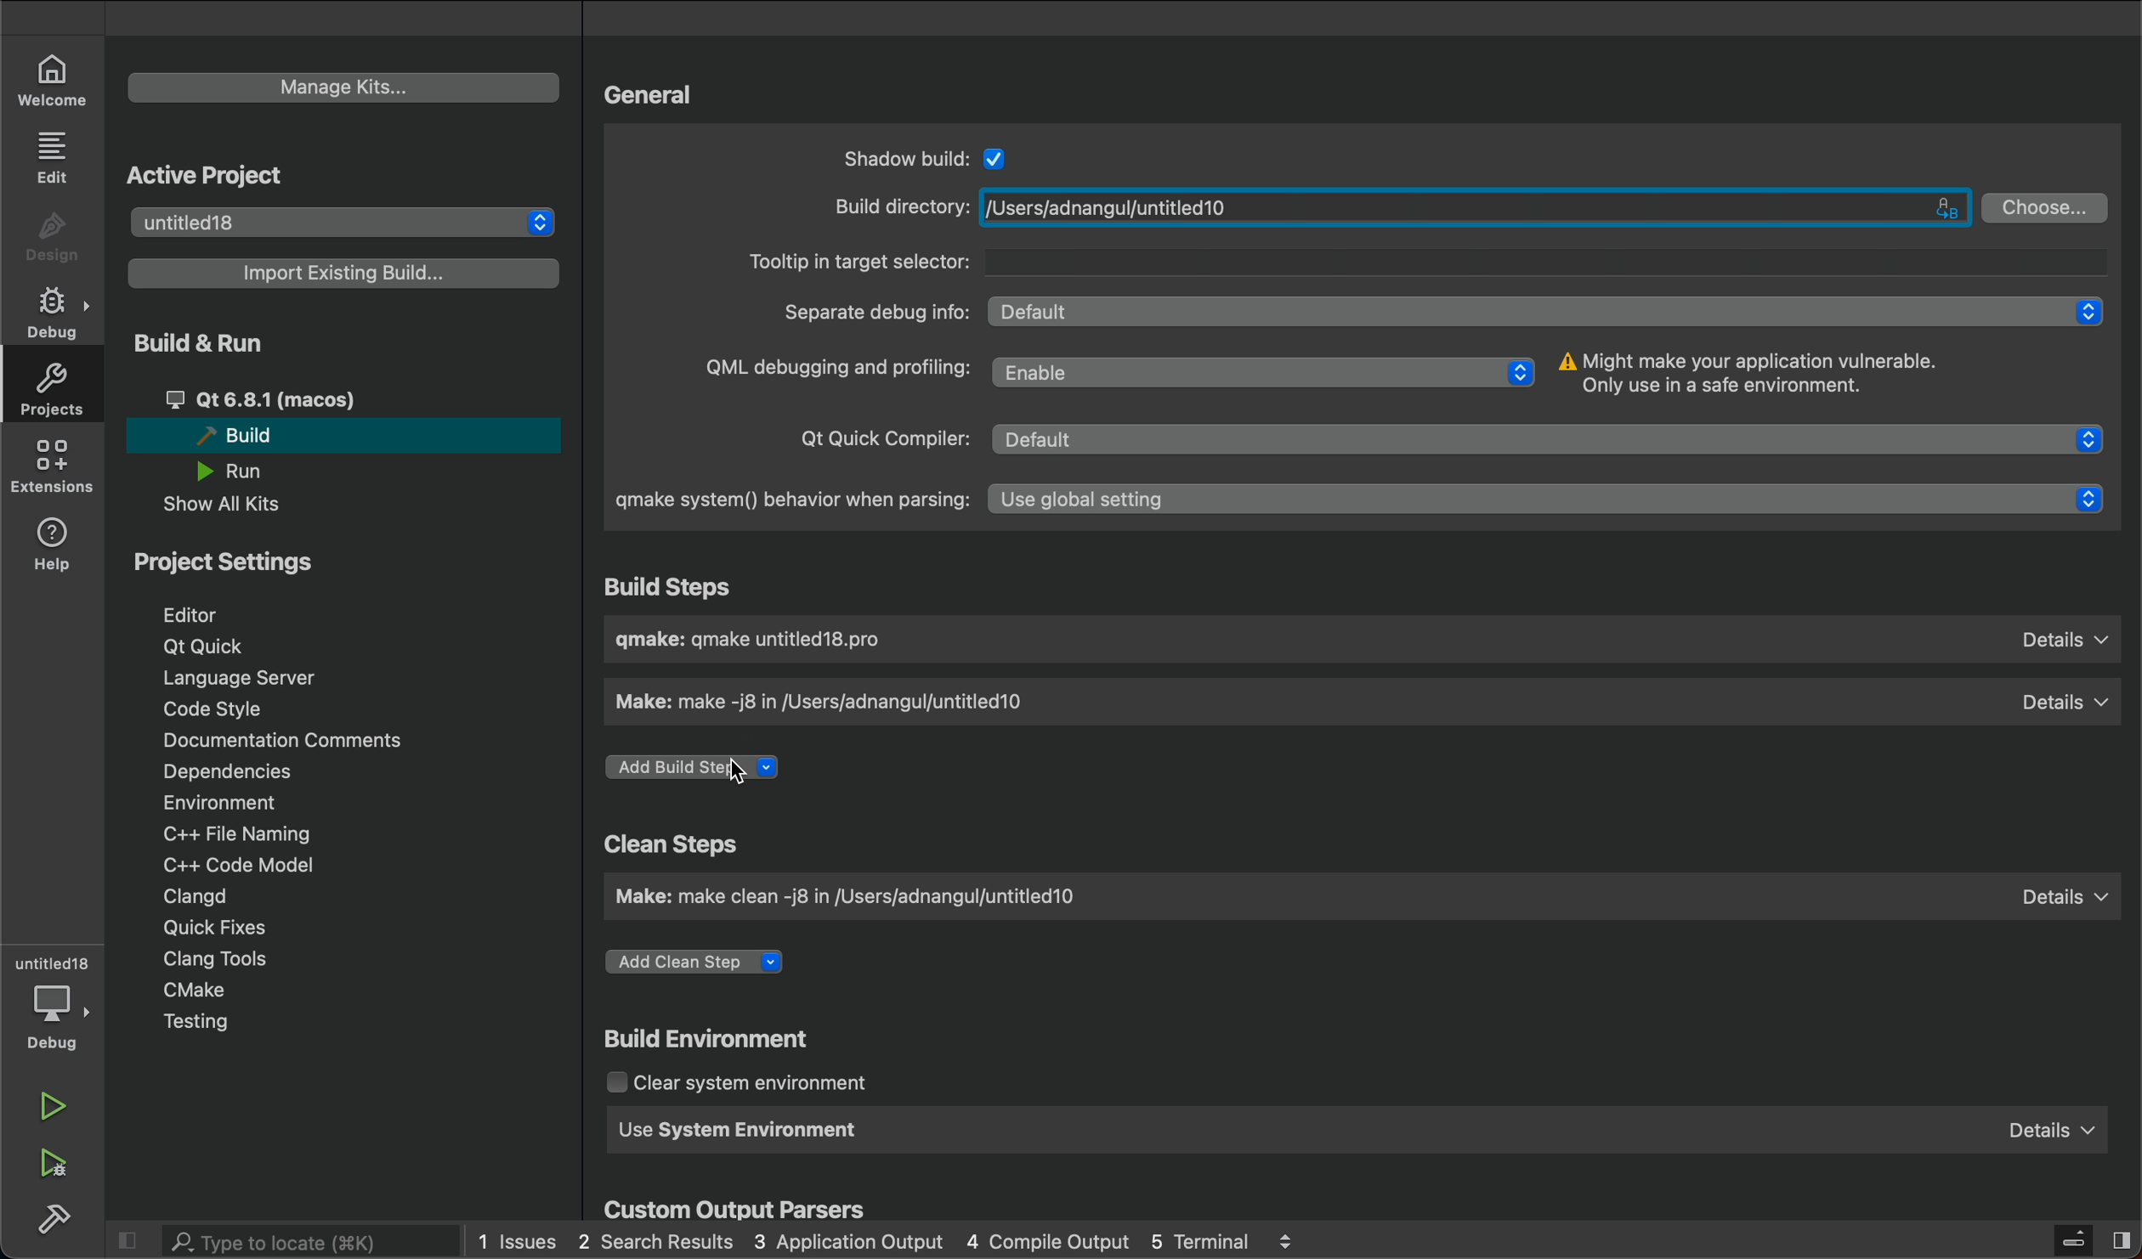 The width and height of the screenshot is (2142, 1259). What do you see at coordinates (1762, 375) in the screenshot?
I see `Might make your application vulnerable.
Only use in a safe environment.` at bounding box center [1762, 375].